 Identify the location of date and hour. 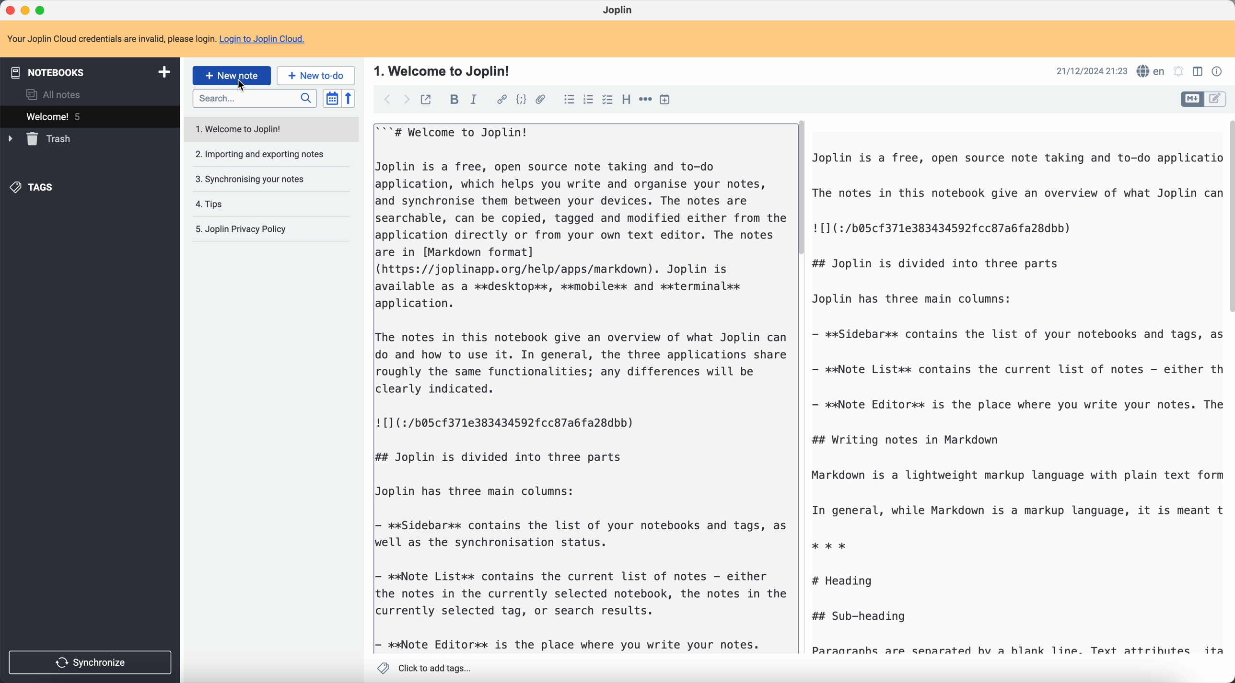
(1091, 71).